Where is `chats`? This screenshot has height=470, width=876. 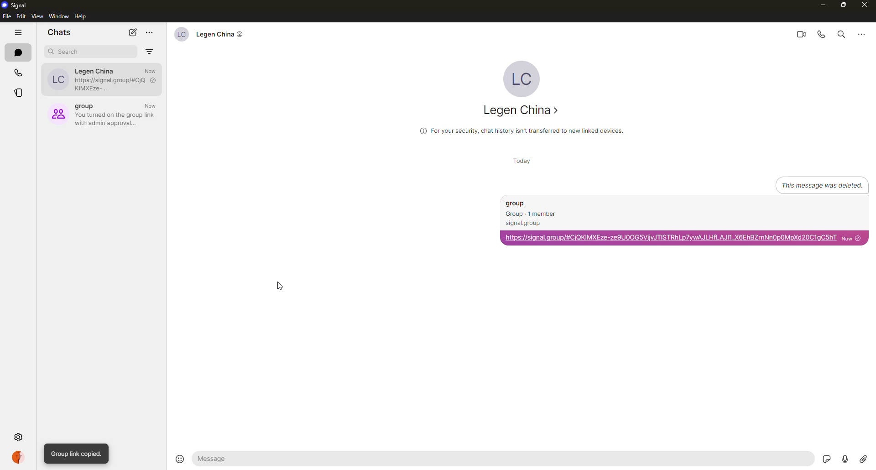 chats is located at coordinates (59, 31).